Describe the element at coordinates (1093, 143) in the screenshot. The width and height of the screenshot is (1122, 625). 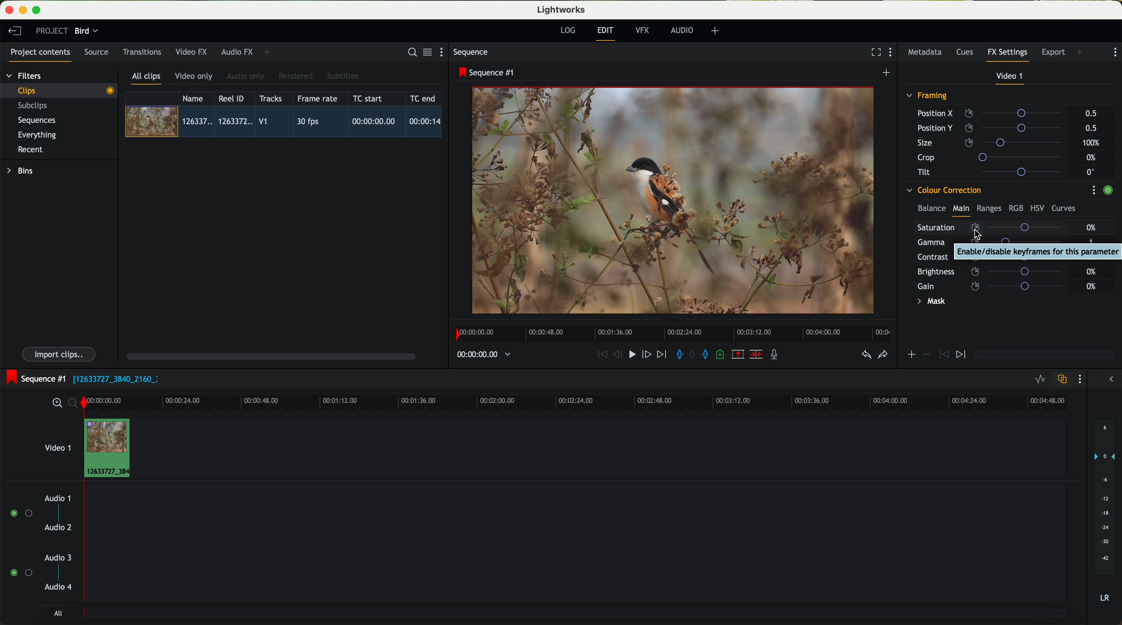
I see `100%` at that location.